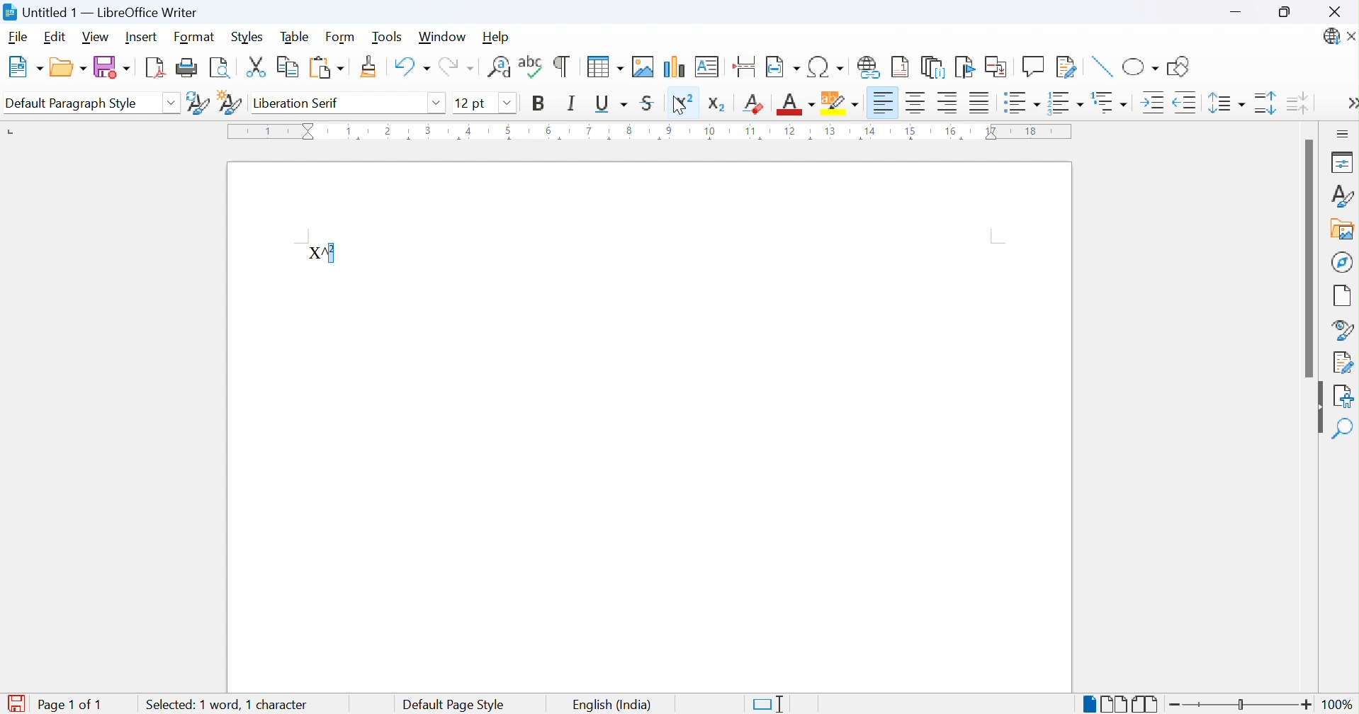  Describe the element at coordinates (97, 39) in the screenshot. I see `View` at that location.